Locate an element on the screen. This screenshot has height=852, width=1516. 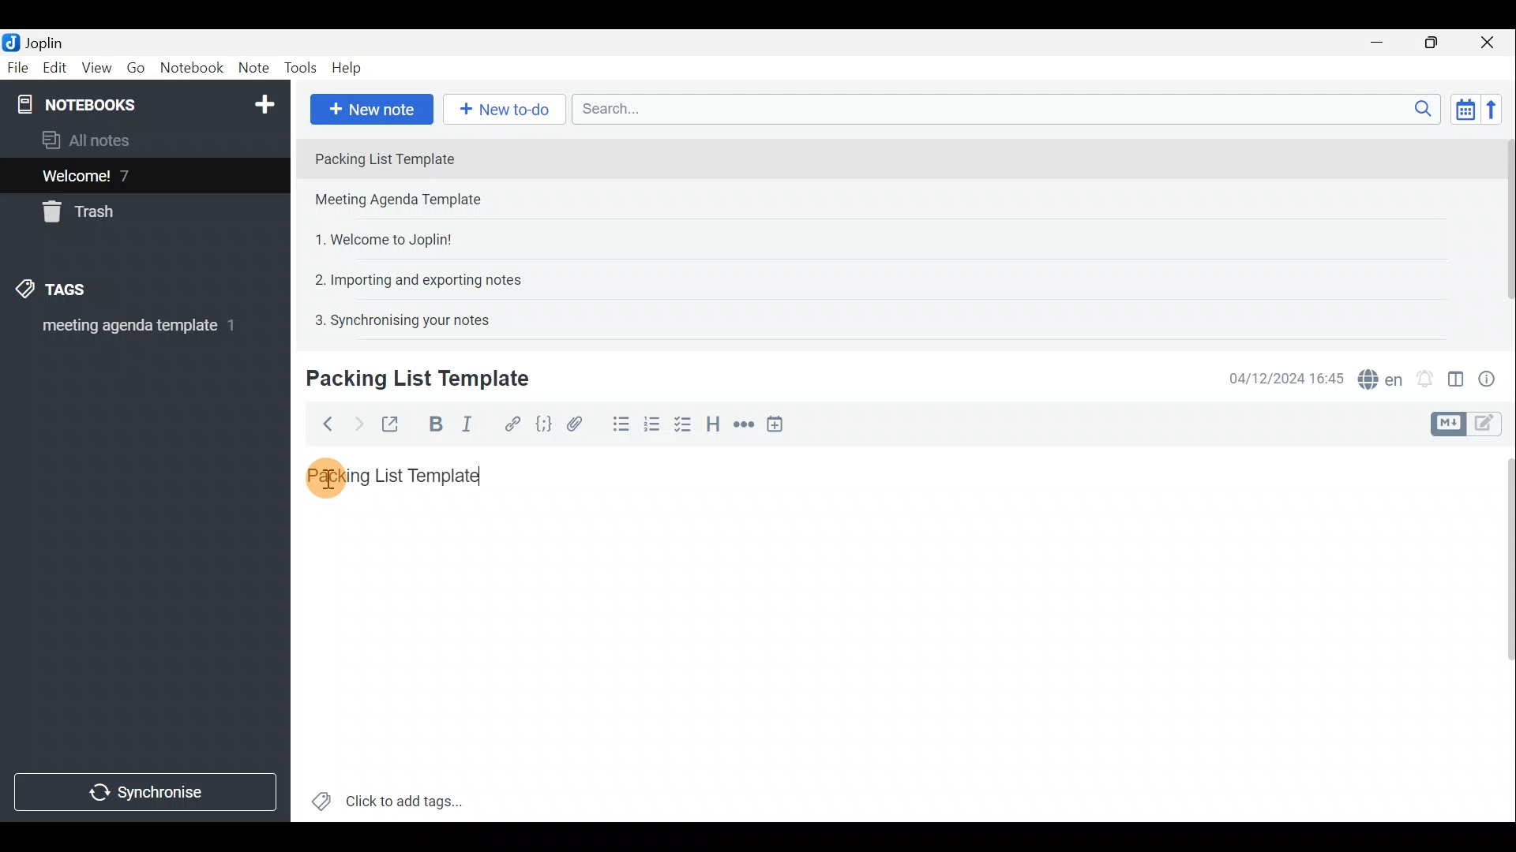
Note properties is located at coordinates (1492, 376).